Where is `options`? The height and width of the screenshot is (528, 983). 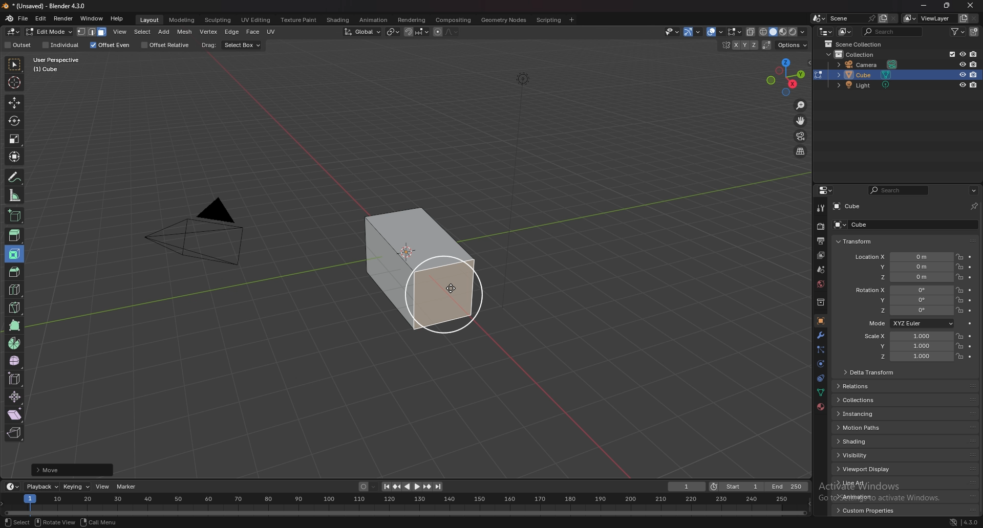
options is located at coordinates (974, 191).